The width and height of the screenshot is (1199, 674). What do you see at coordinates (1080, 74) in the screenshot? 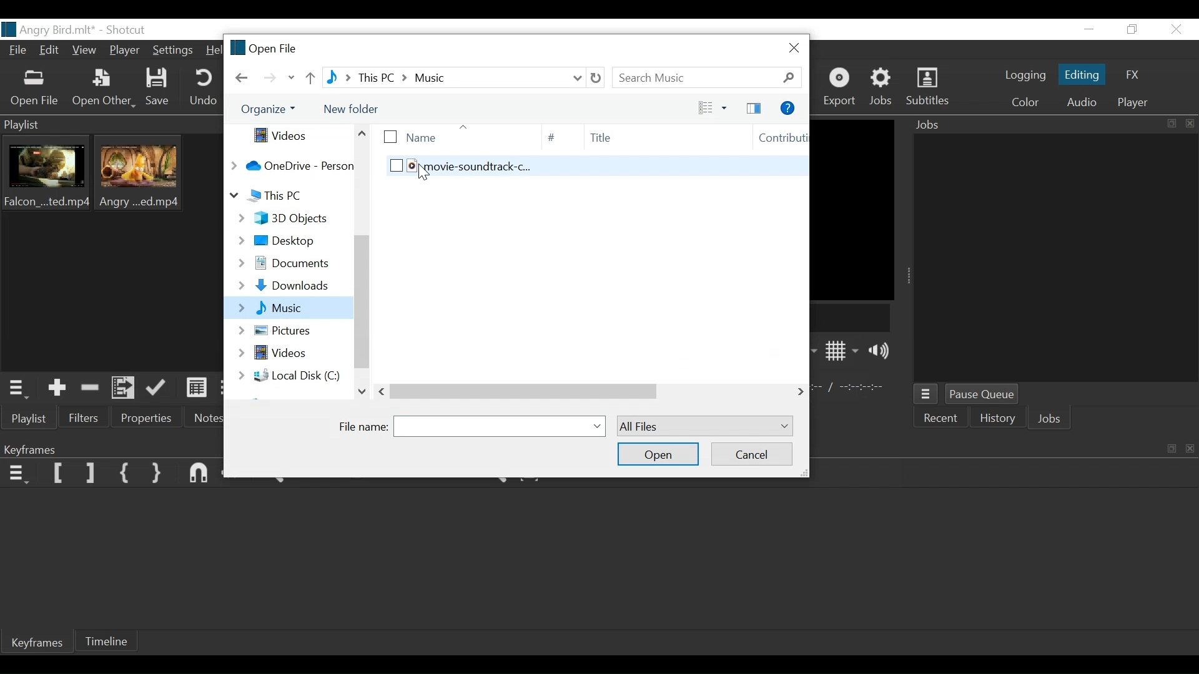
I see `Editing` at bounding box center [1080, 74].